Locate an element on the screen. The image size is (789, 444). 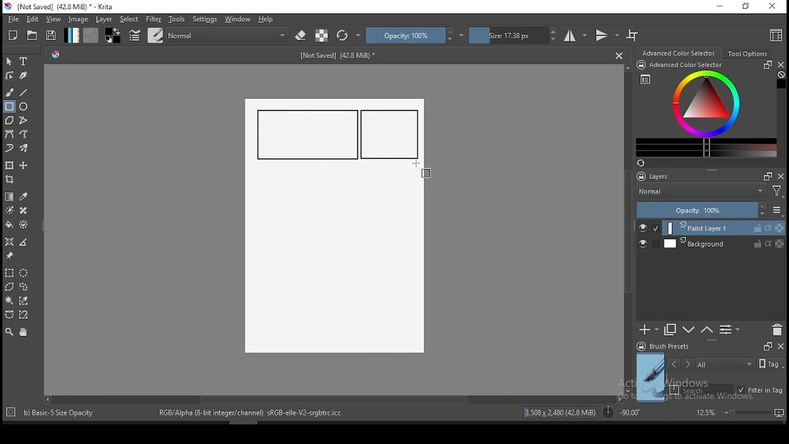
multibrush tool is located at coordinates (25, 149).